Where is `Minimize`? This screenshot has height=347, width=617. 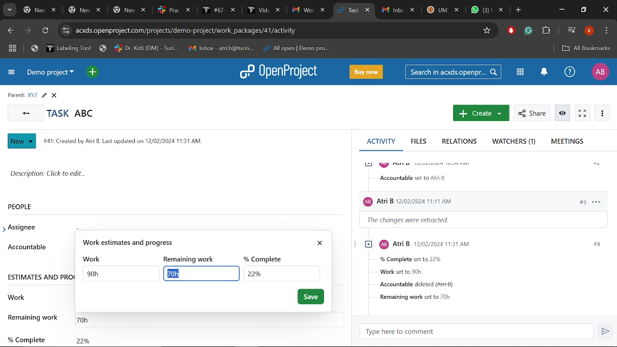
Minimize is located at coordinates (561, 11).